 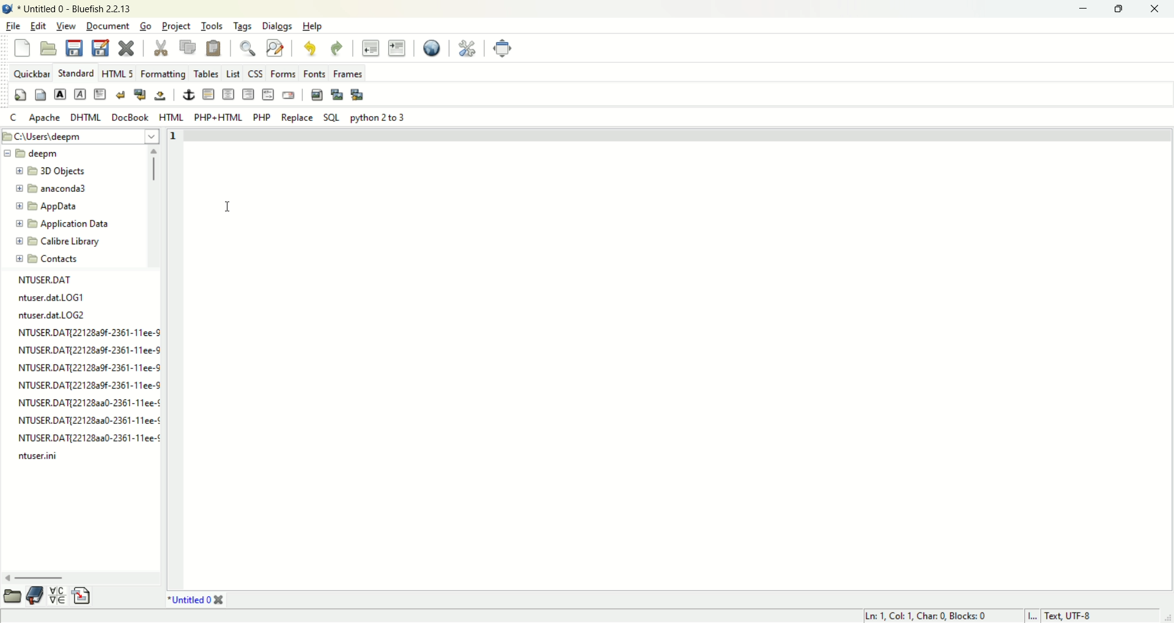 What do you see at coordinates (466, 48) in the screenshot?
I see `preferences` at bounding box center [466, 48].